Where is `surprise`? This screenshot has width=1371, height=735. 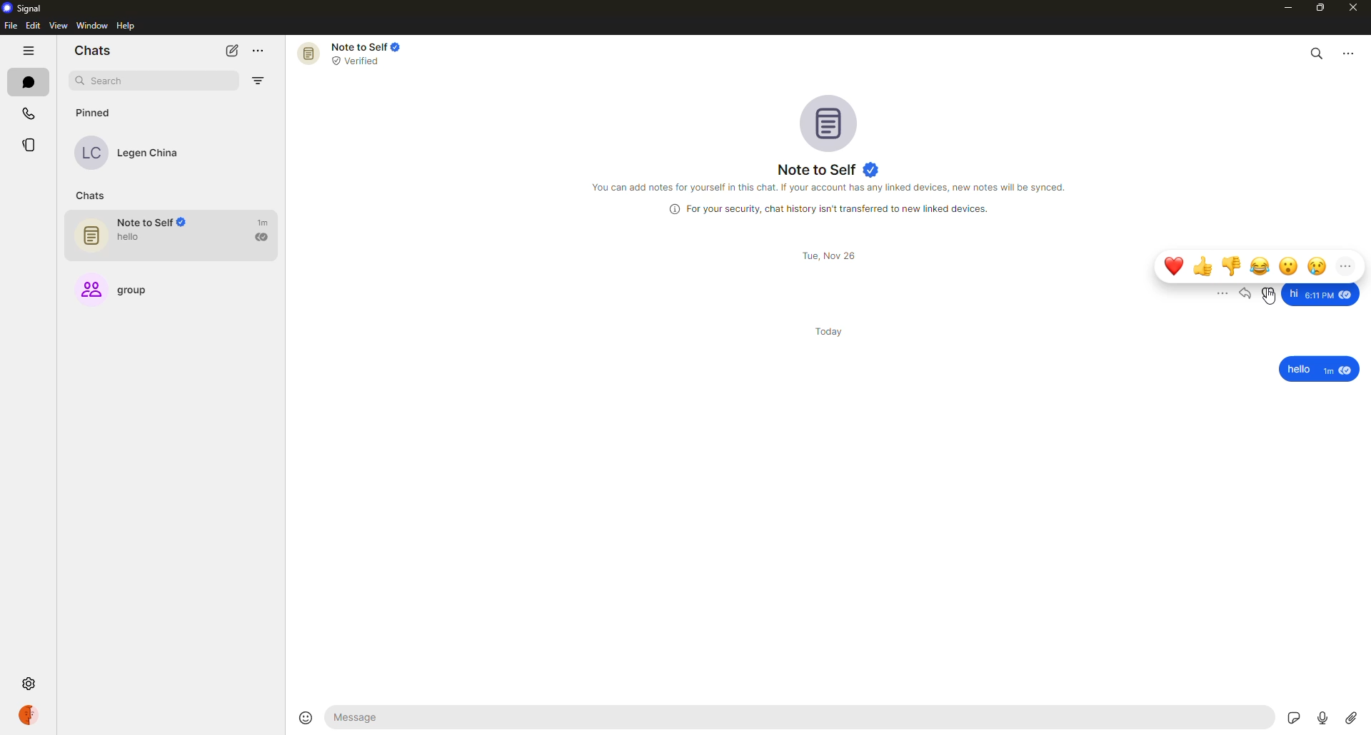
surprise is located at coordinates (1288, 265).